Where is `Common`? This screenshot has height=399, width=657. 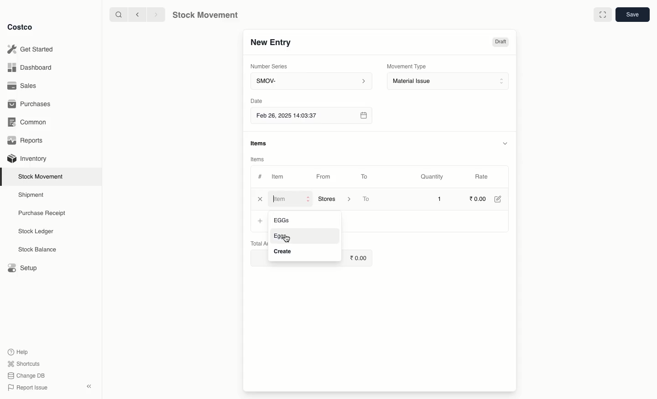 Common is located at coordinates (30, 123).